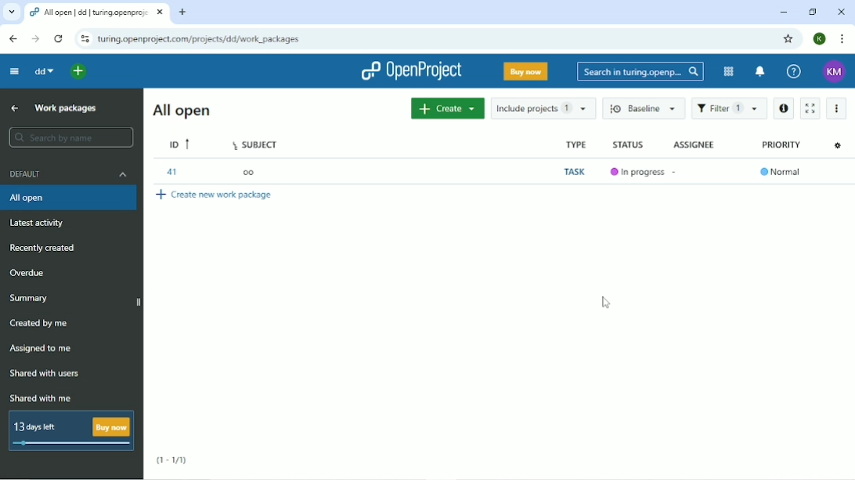  What do you see at coordinates (41, 397) in the screenshot?
I see `Shared with me` at bounding box center [41, 397].